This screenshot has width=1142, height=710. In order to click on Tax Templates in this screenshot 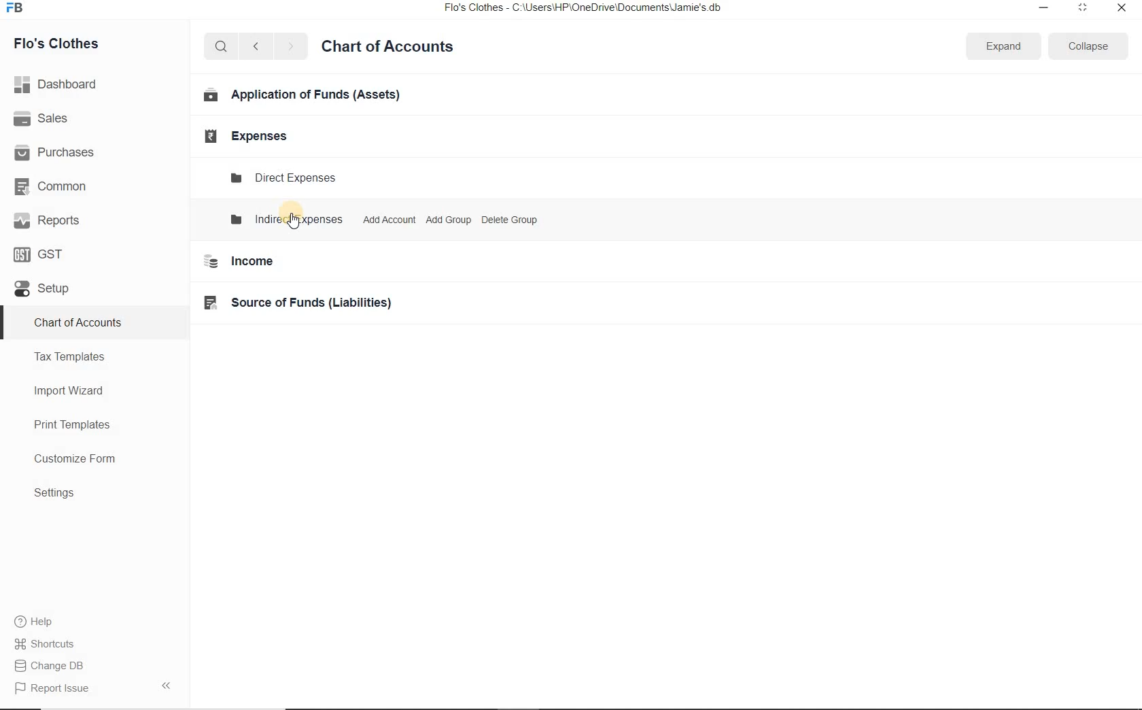, I will do `click(70, 356)`.